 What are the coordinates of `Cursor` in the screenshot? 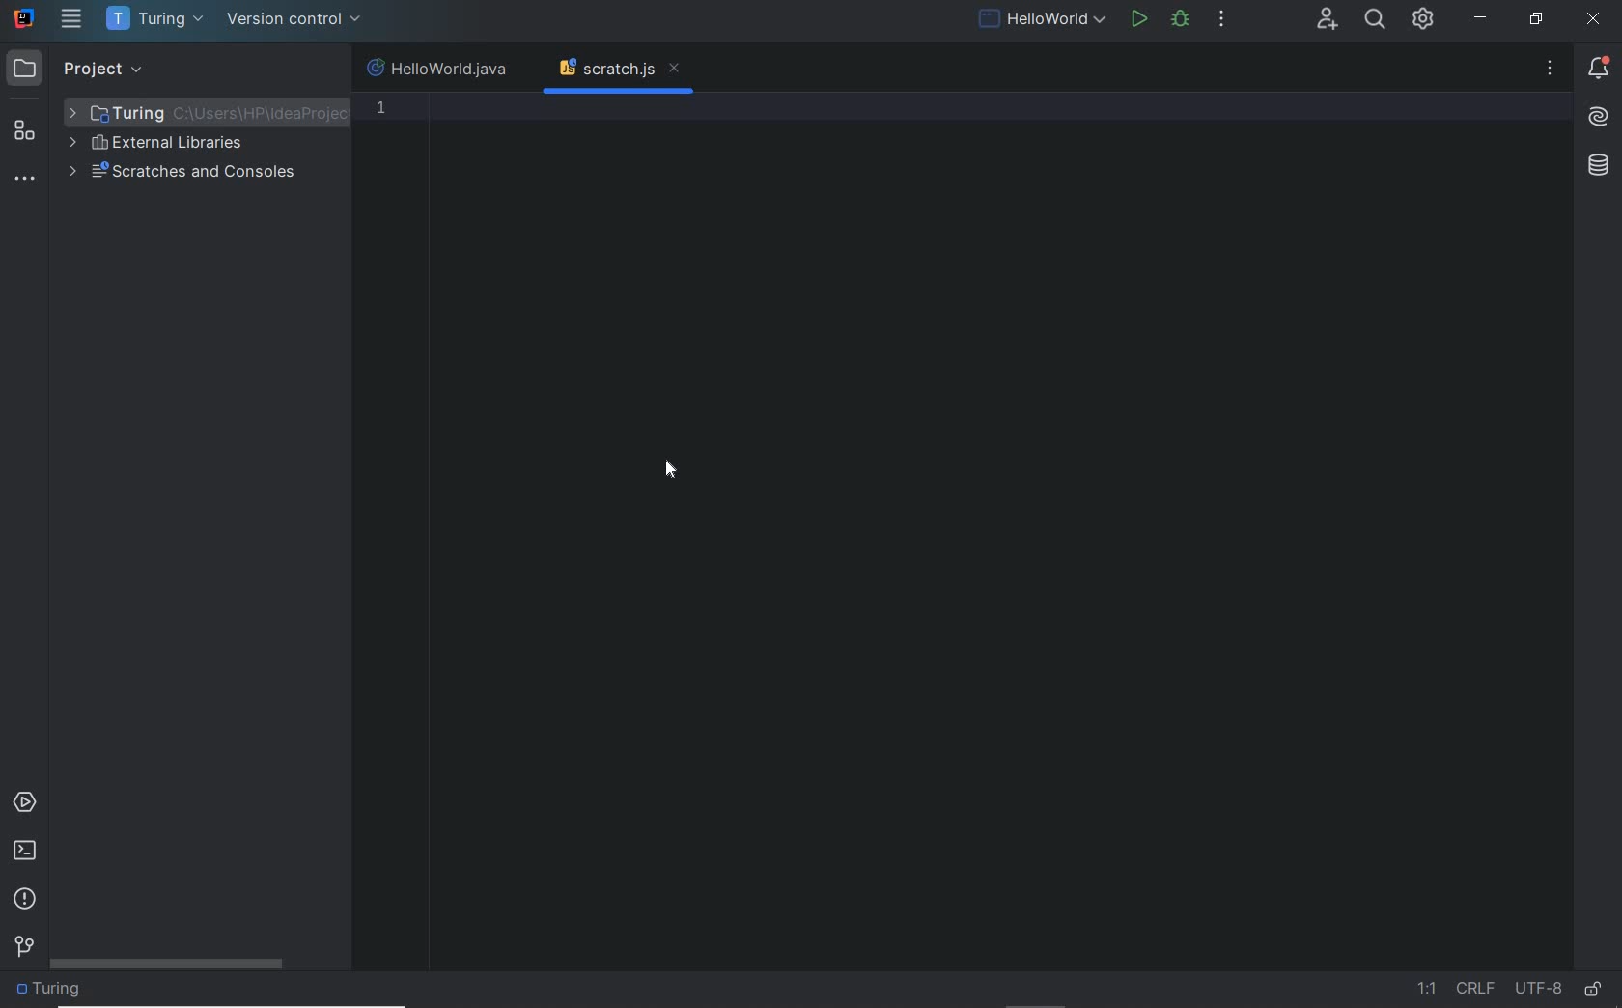 It's located at (672, 468).